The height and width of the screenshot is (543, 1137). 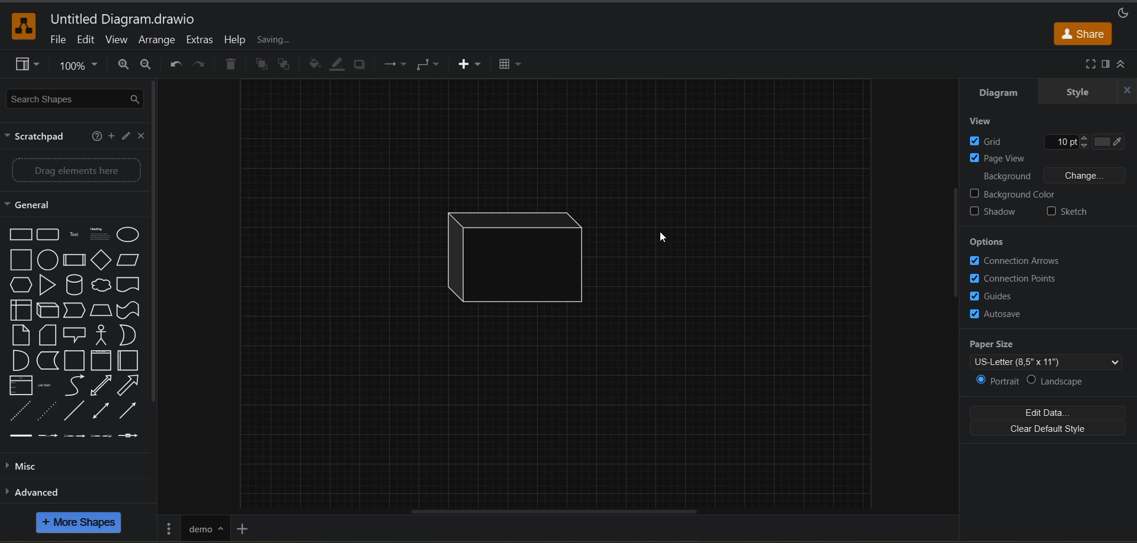 I want to click on insert page, so click(x=249, y=527).